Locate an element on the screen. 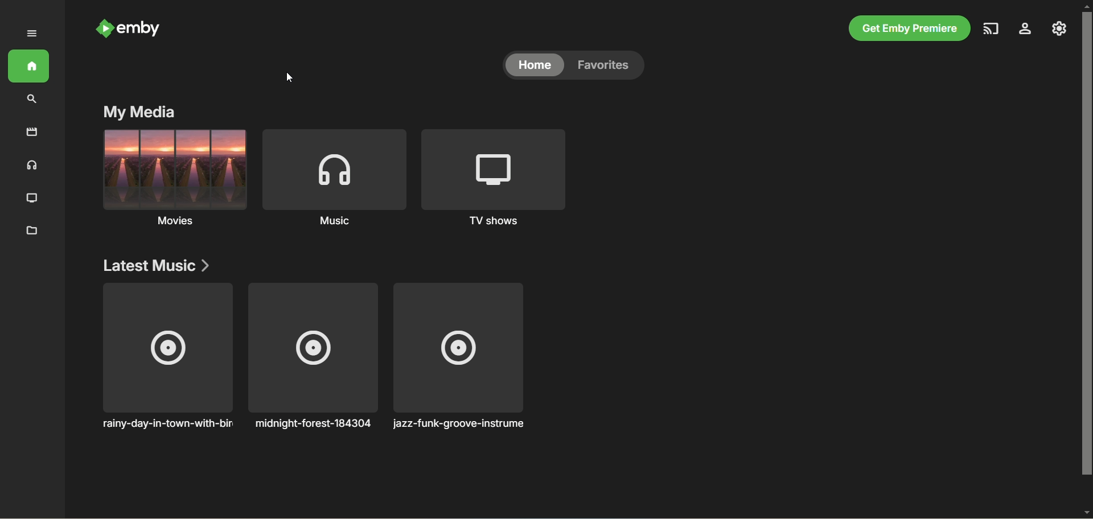 This screenshot has width=1093, height=519. movies is located at coordinates (172, 179).